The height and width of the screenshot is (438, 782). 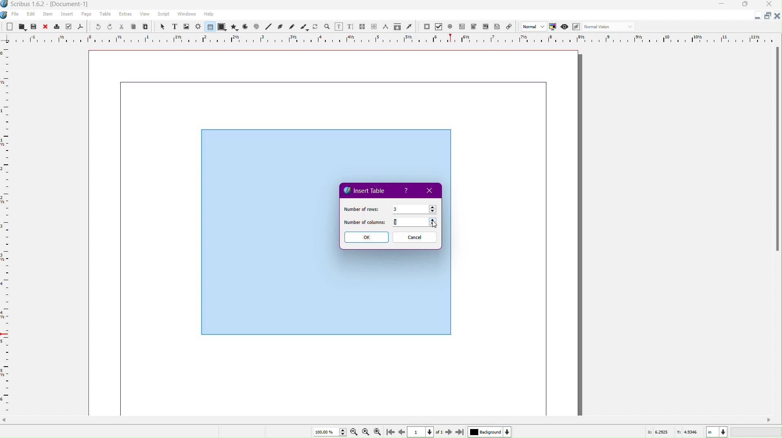 I want to click on Zoom Value, so click(x=328, y=431).